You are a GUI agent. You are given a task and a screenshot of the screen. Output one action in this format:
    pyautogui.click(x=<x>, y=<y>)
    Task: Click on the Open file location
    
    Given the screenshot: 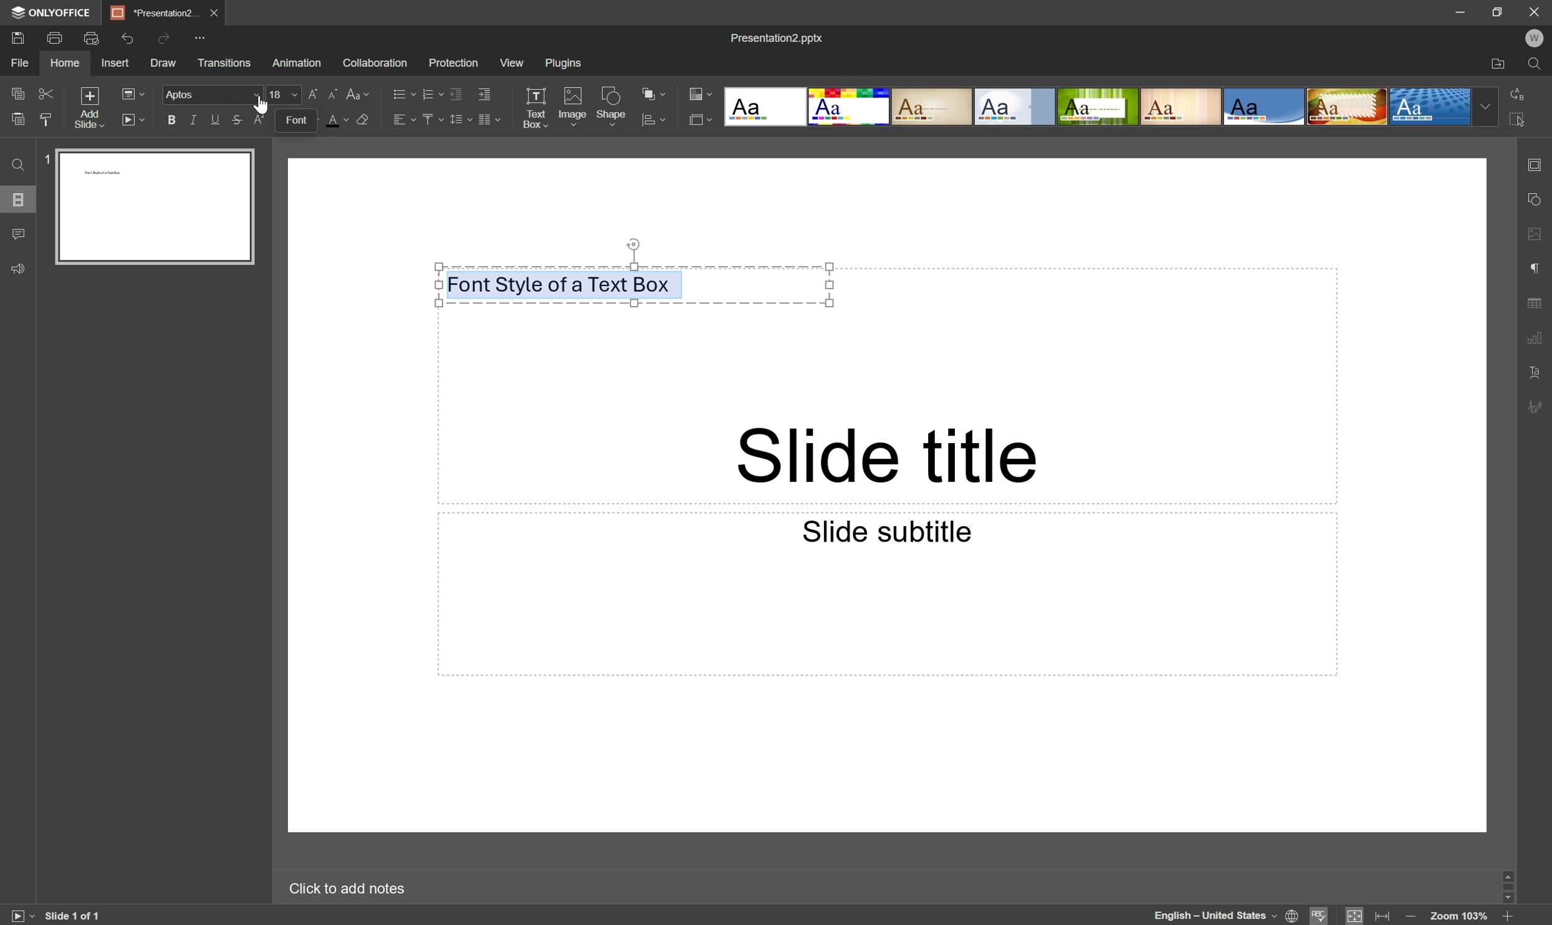 What is the action you would take?
    pyautogui.click(x=1501, y=62)
    